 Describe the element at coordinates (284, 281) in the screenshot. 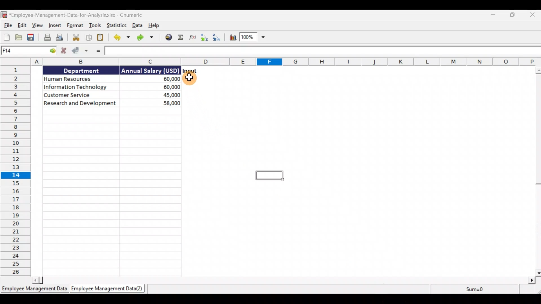

I see `scroll bar` at that location.